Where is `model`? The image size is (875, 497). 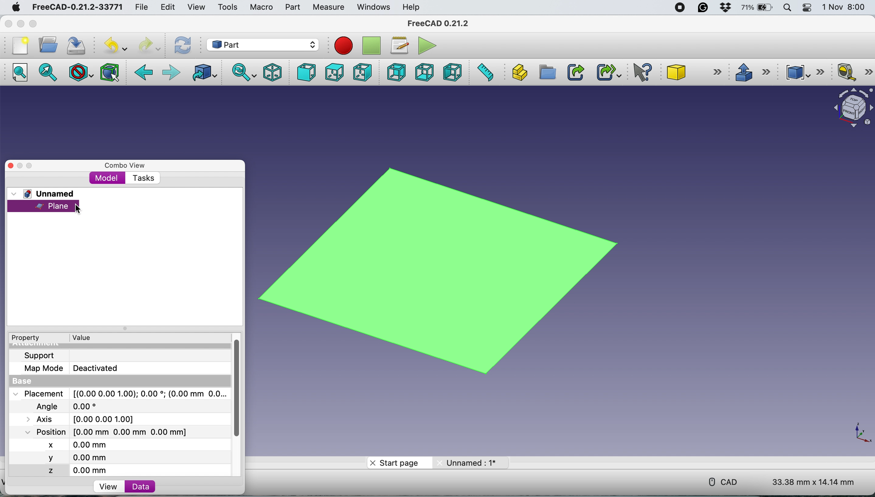 model is located at coordinates (105, 177).